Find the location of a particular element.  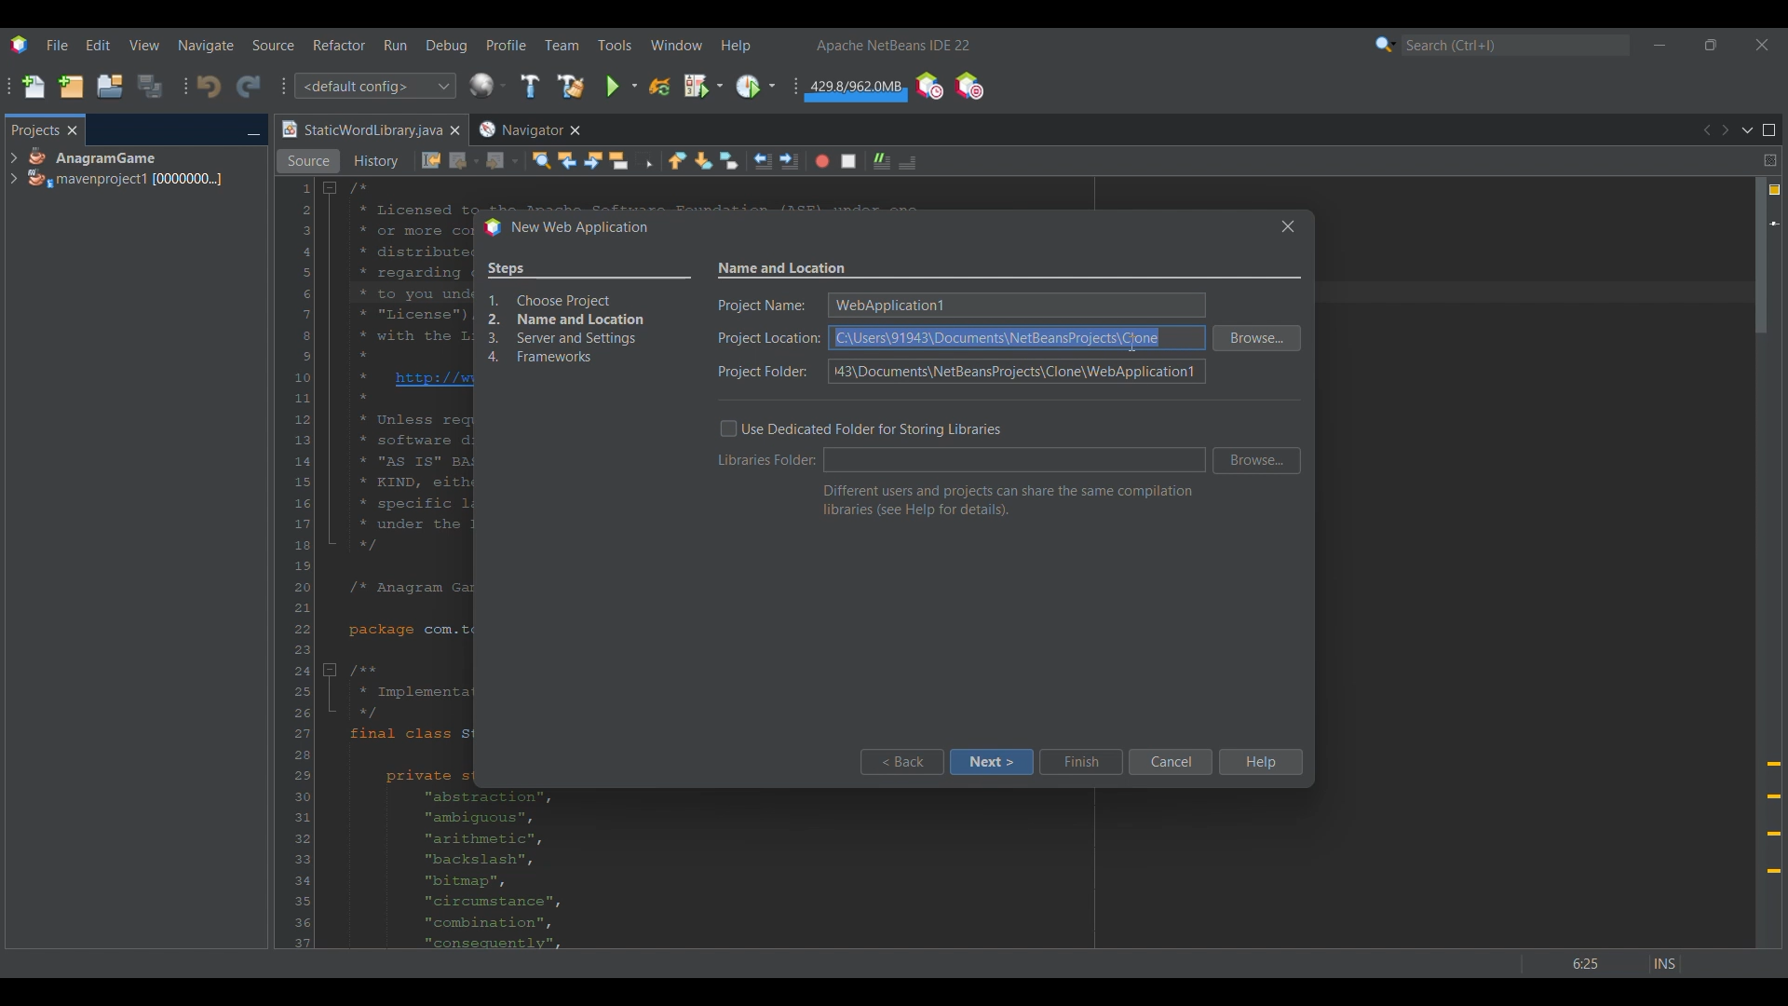

Profile IDE is located at coordinates (928, 87).